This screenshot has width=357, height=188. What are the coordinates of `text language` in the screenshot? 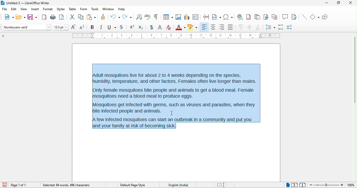 It's located at (186, 185).